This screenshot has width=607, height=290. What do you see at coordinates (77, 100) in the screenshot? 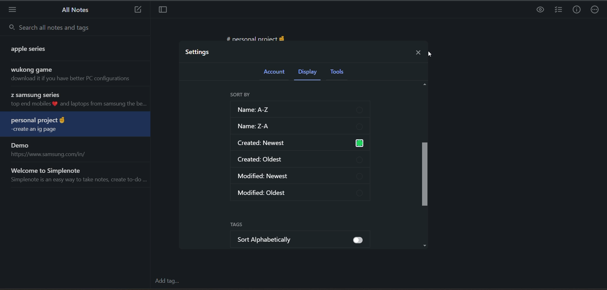
I see `note title and preview sorted in reverse chronological order` at bounding box center [77, 100].